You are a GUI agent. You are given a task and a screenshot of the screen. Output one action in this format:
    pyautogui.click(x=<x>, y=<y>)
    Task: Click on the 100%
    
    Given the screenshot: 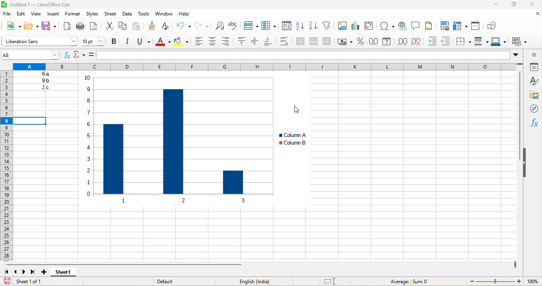 What is the action you would take?
    pyautogui.click(x=532, y=282)
    